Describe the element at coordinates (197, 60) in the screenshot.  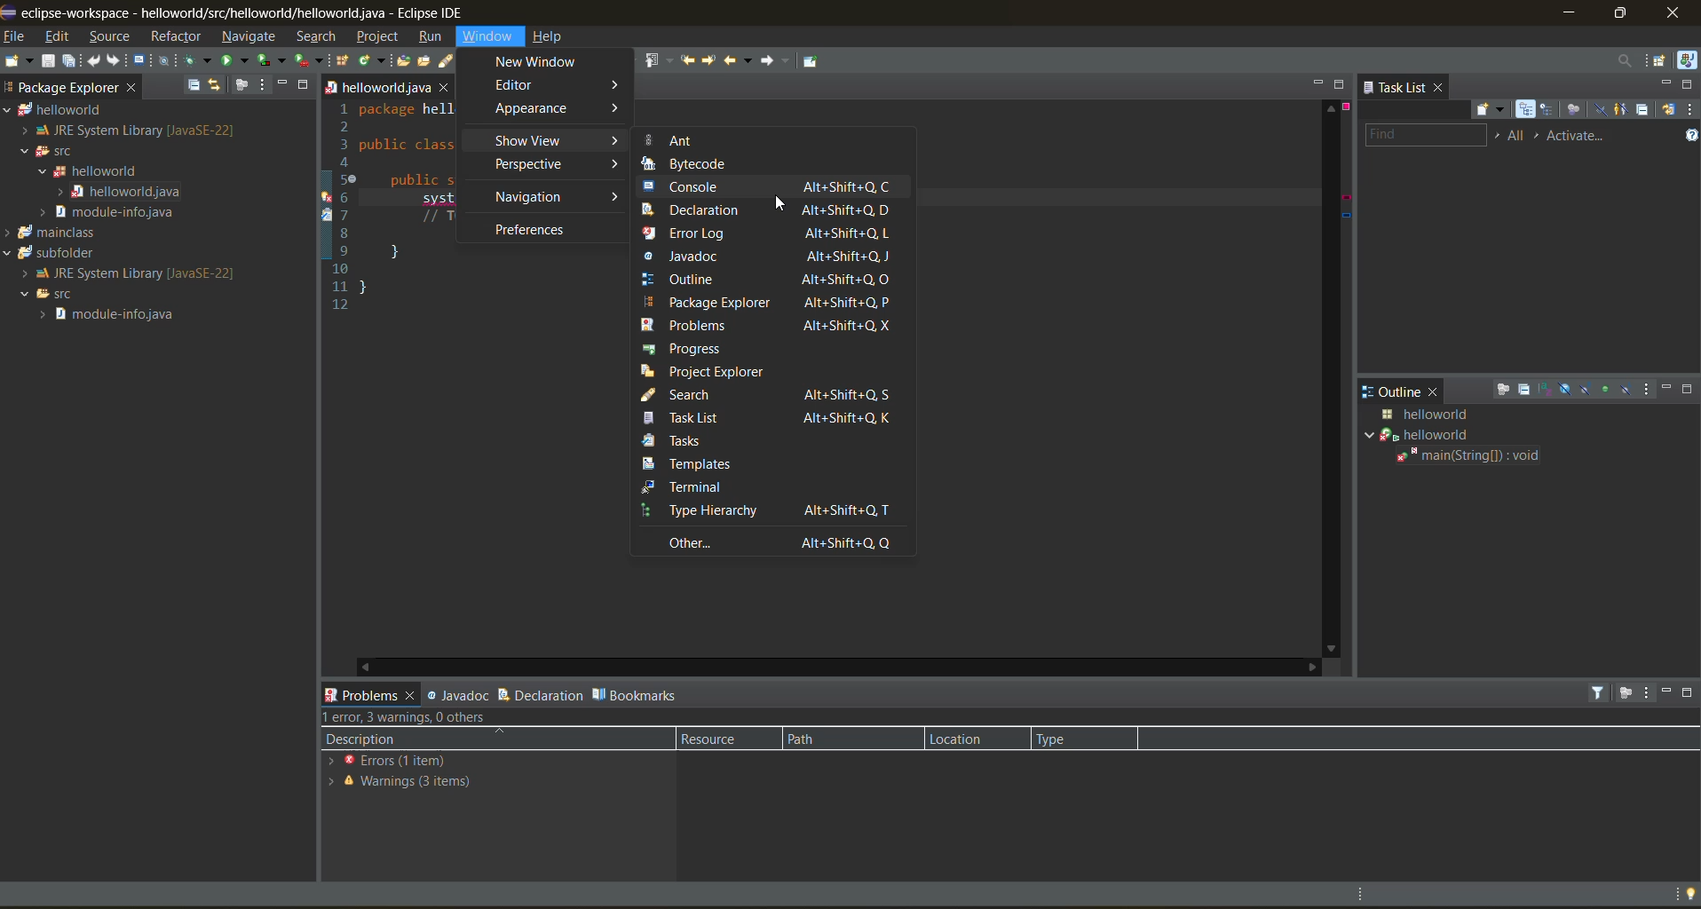
I see `debug` at that location.